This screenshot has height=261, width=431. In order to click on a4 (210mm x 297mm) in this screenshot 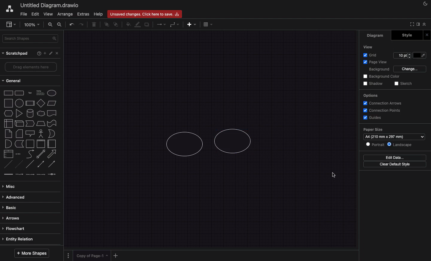, I will do `click(394, 137)`.